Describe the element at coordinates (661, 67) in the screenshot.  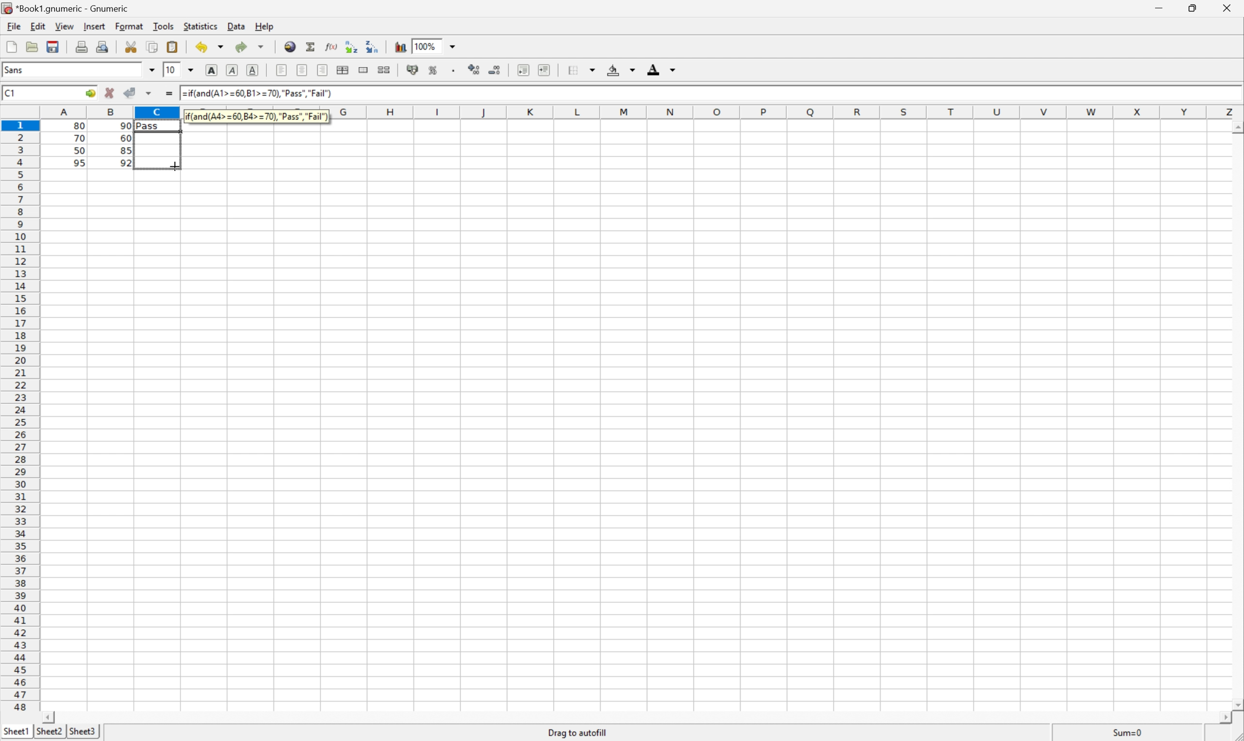
I see `Foreground` at that location.